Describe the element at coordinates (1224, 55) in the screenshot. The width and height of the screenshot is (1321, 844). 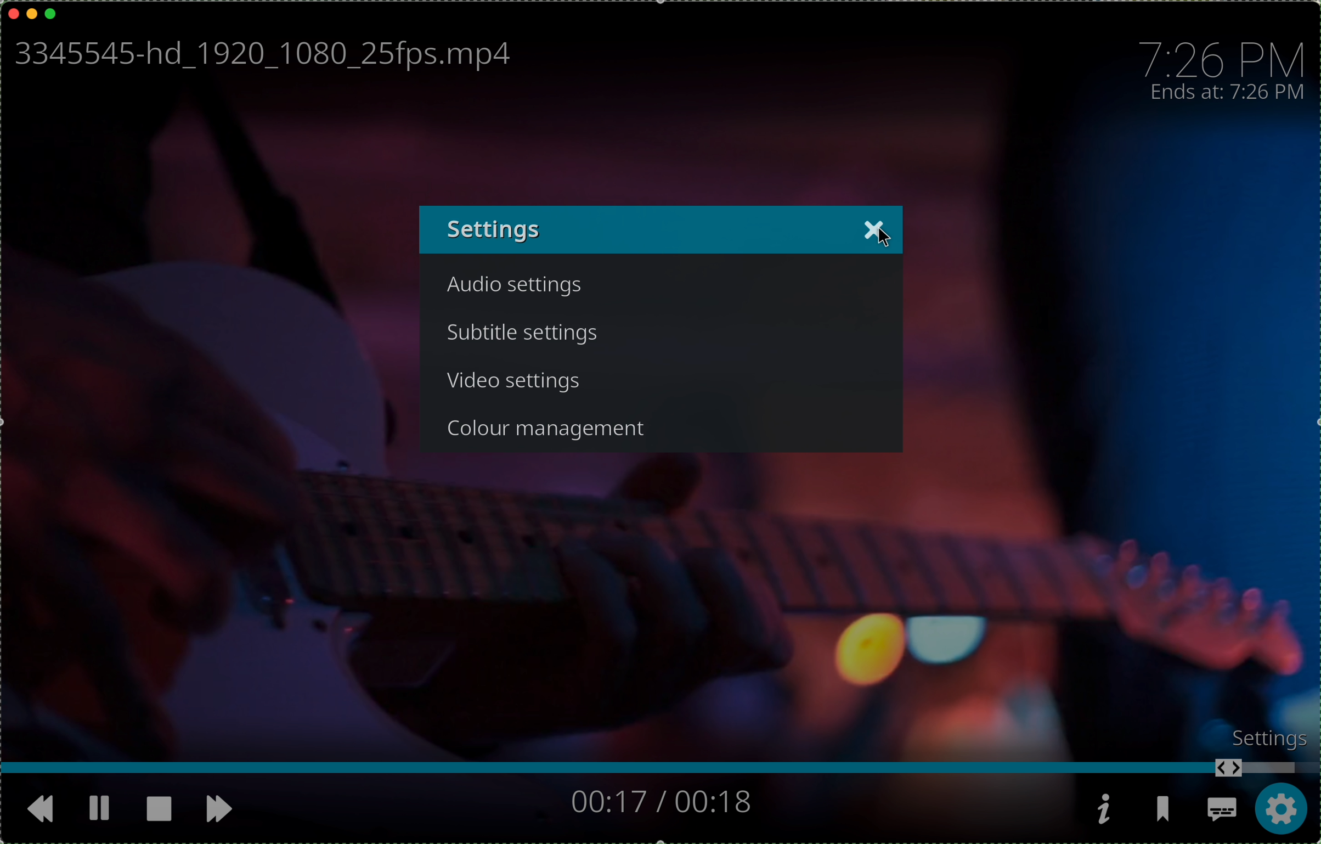
I see `time` at that location.